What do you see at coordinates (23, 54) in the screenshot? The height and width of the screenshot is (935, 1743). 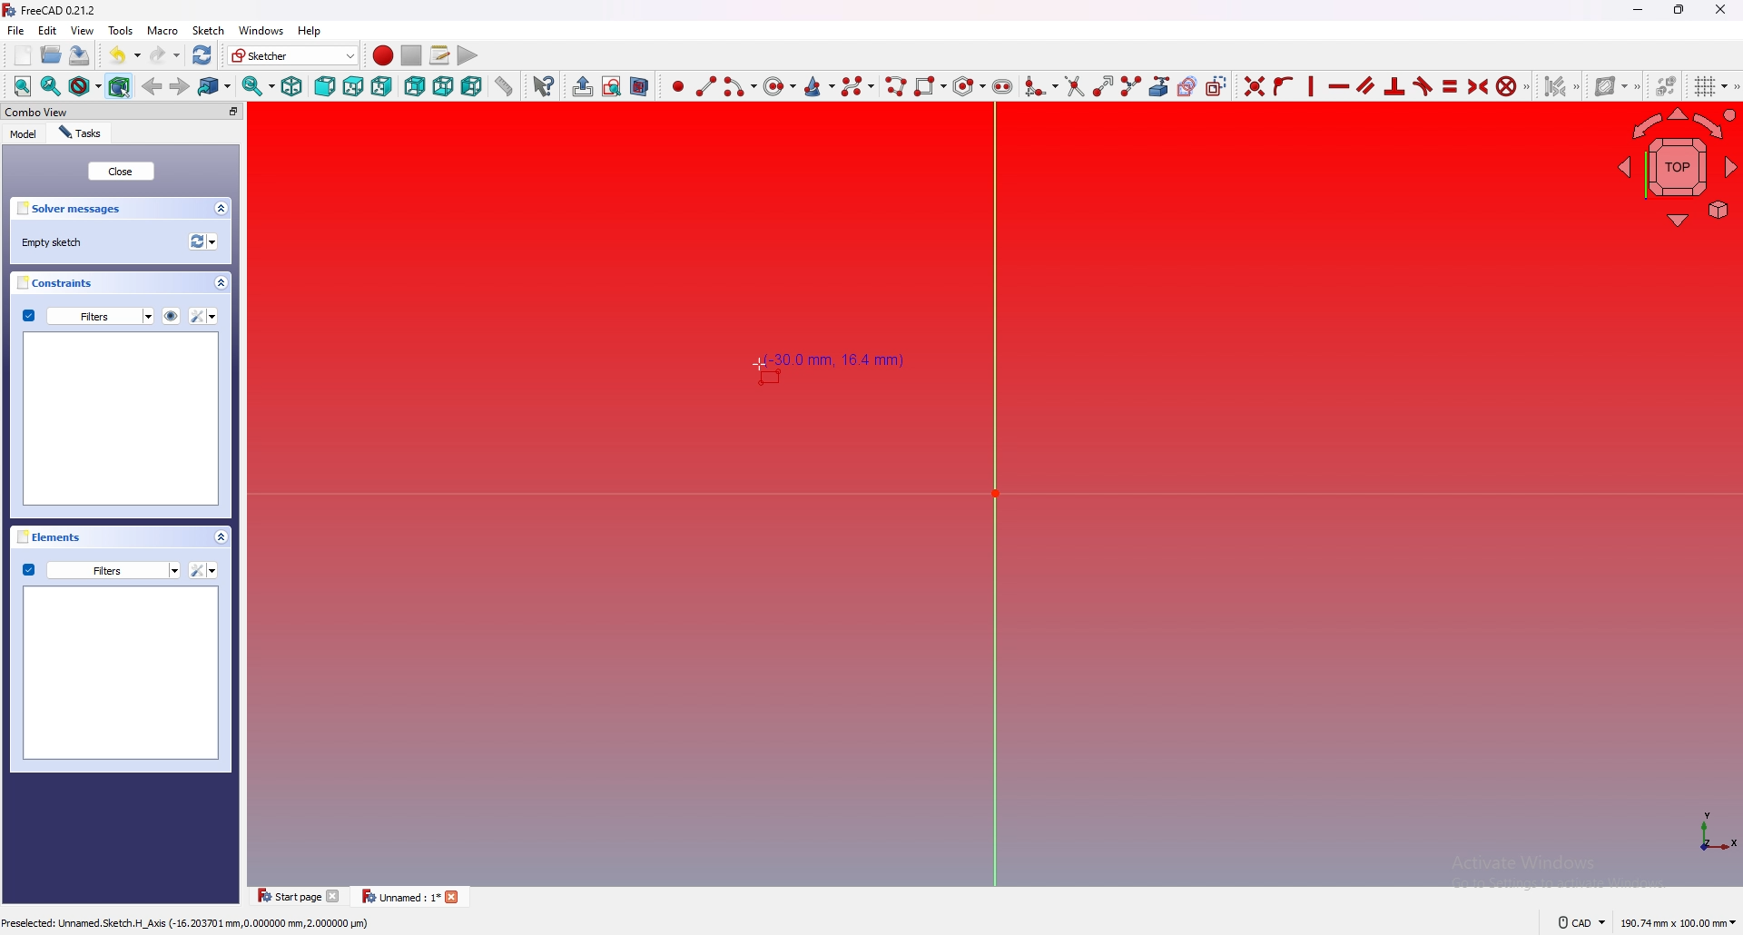 I see `new` at bounding box center [23, 54].